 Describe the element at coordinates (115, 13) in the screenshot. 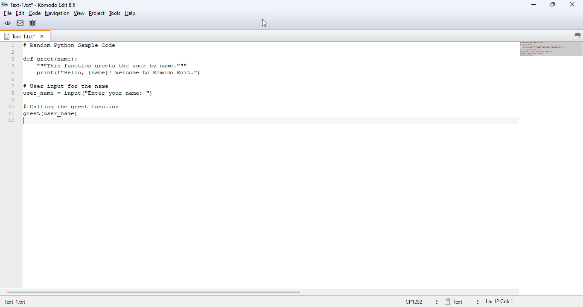

I see `tools` at that location.